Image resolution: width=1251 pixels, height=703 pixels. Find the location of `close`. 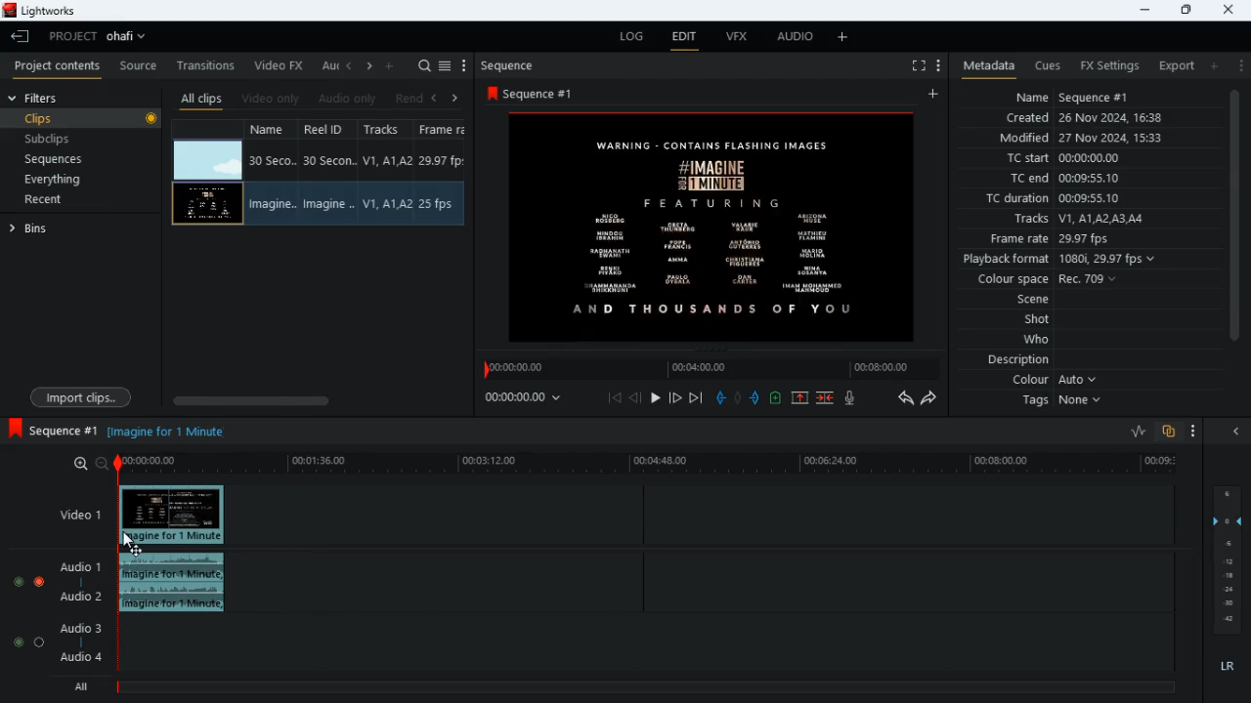

close is located at coordinates (1229, 8).